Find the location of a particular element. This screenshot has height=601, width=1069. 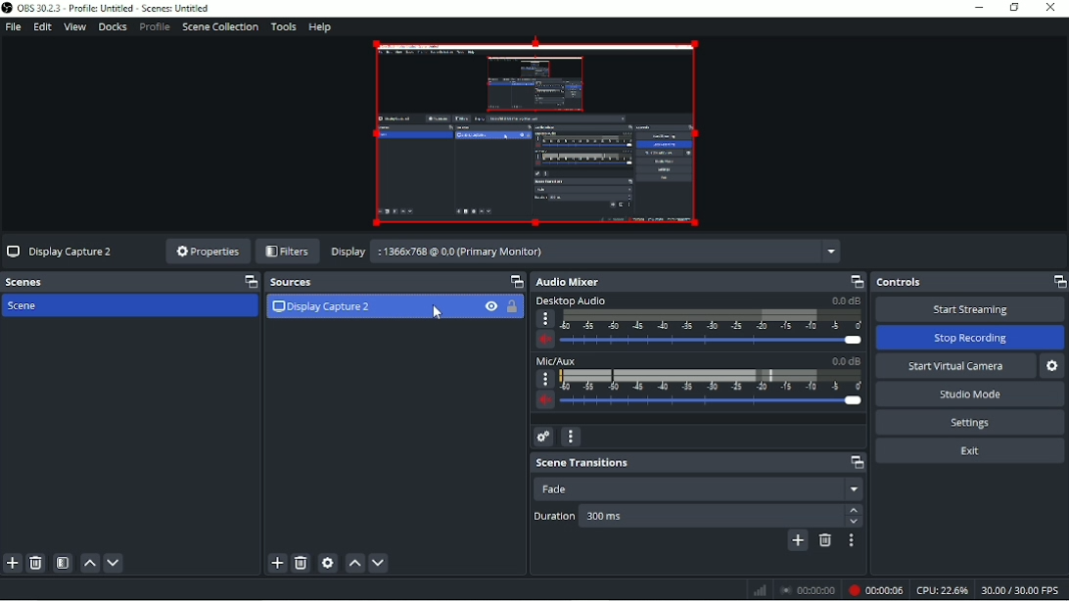

Move scene down is located at coordinates (114, 564).